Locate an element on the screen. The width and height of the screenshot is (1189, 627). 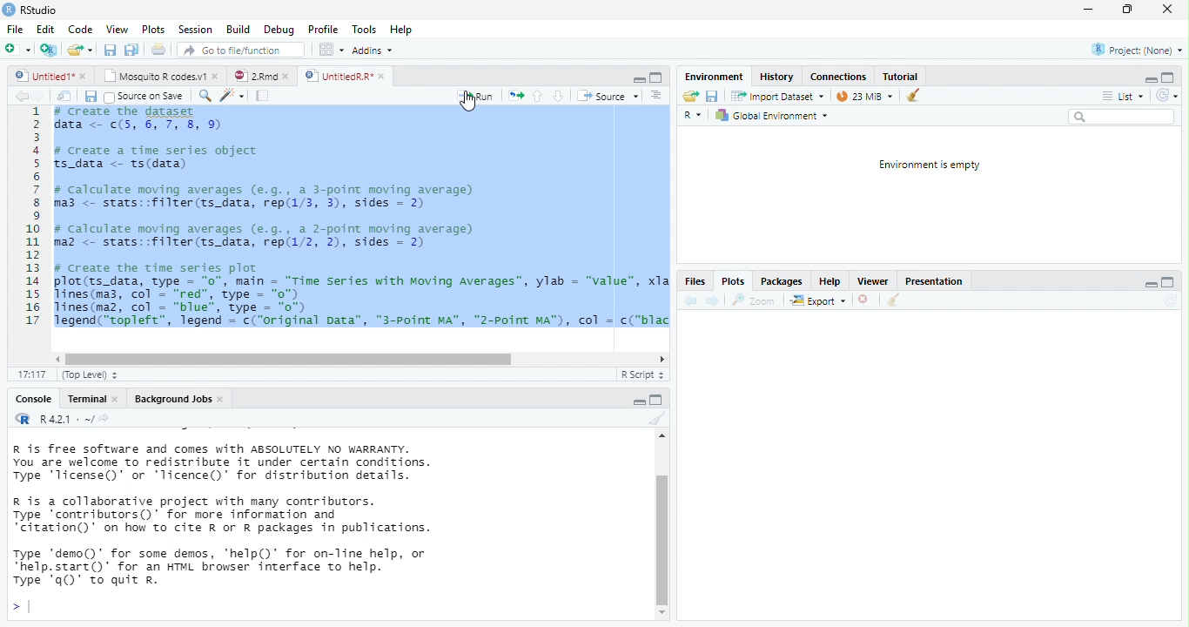
zoom is located at coordinates (756, 300).